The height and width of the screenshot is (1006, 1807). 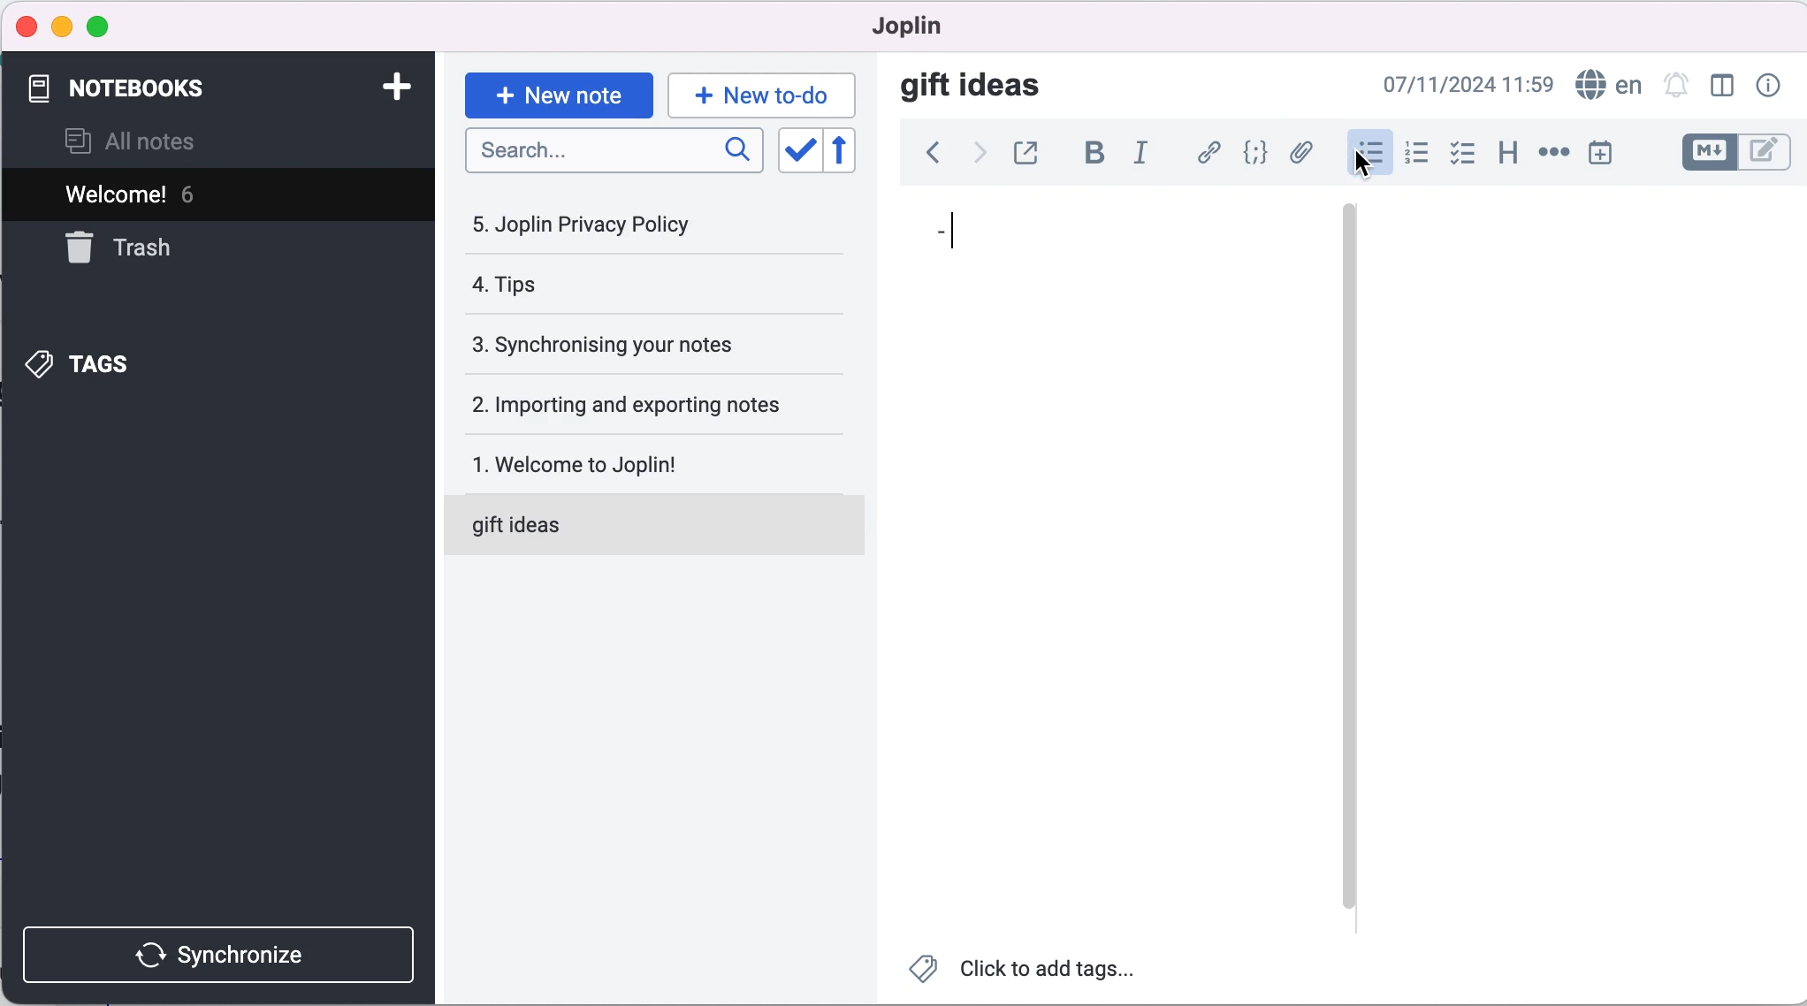 I want to click on notebooks, so click(x=133, y=85).